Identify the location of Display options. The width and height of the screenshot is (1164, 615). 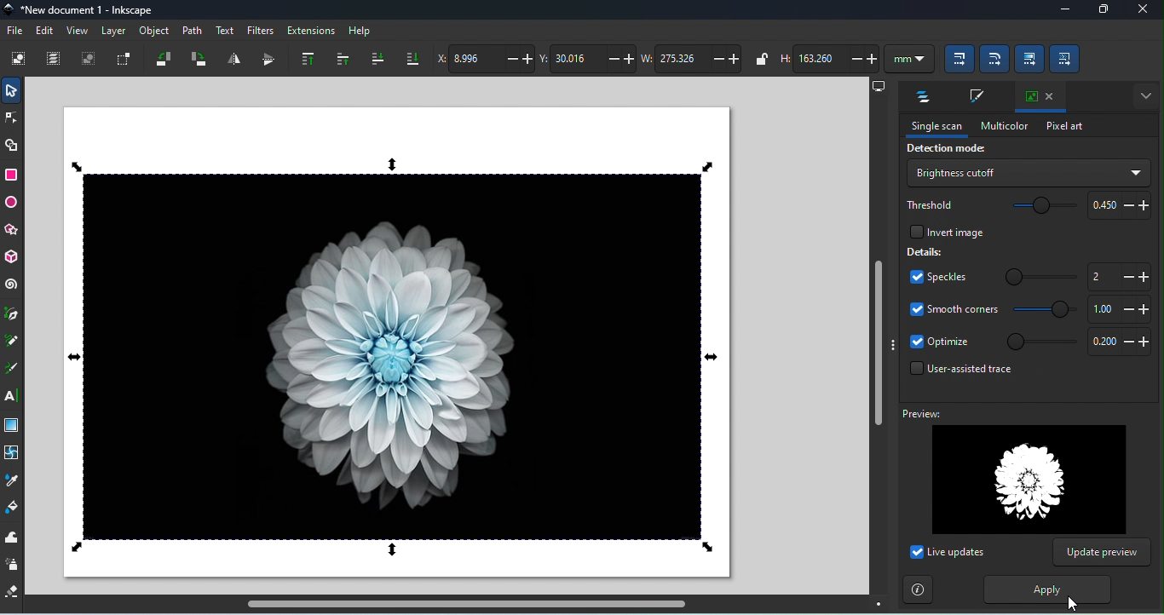
(877, 86).